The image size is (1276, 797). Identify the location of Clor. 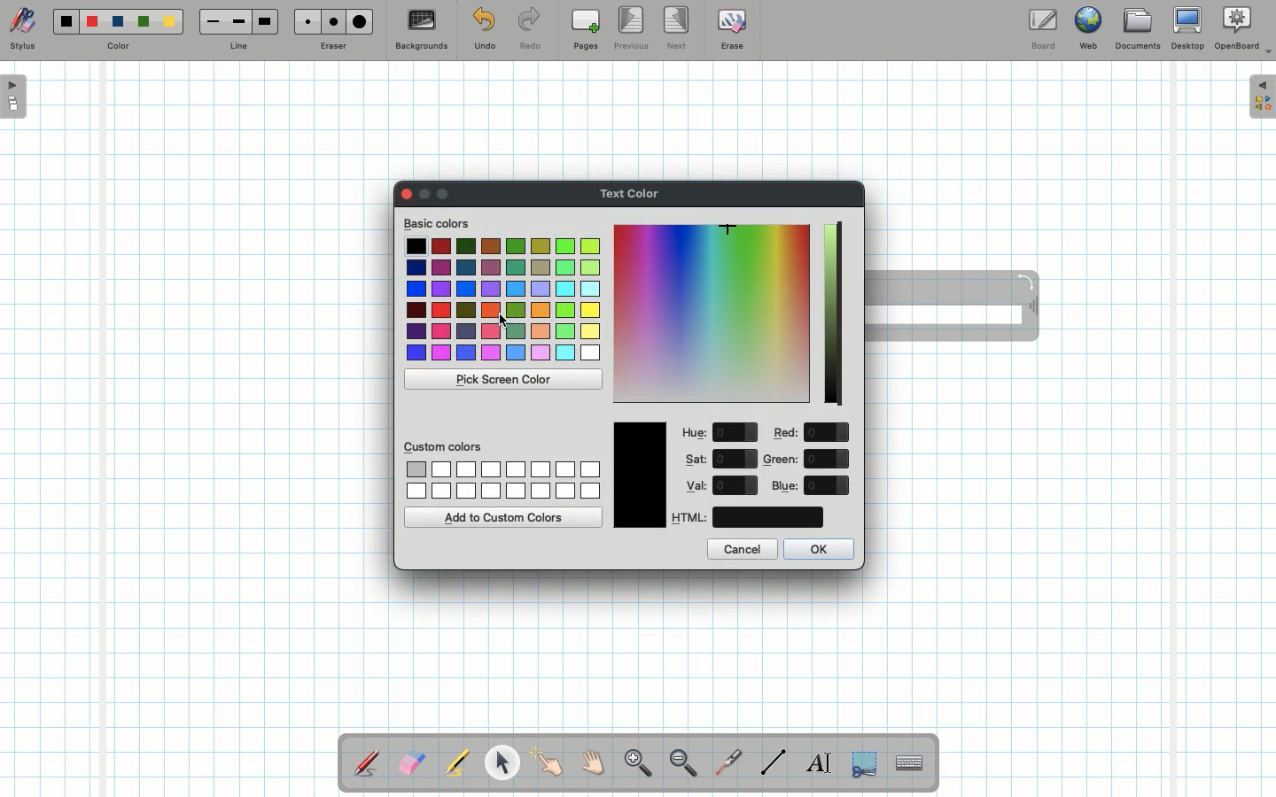
(401, 193).